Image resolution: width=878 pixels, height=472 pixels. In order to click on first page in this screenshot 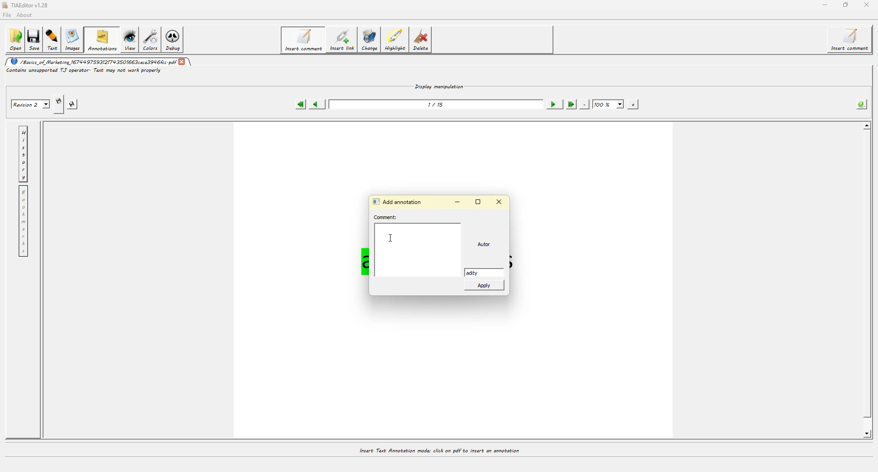, I will do `click(300, 104)`.